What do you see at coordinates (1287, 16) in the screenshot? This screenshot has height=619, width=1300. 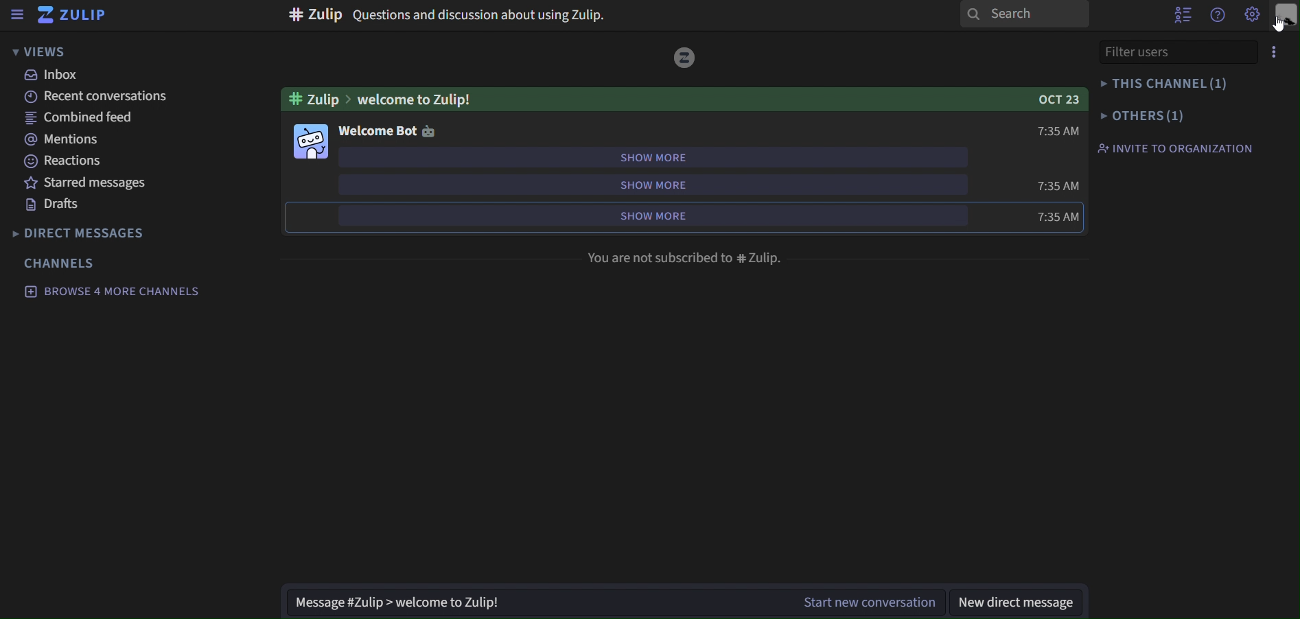 I see `personal menu` at bounding box center [1287, 16].